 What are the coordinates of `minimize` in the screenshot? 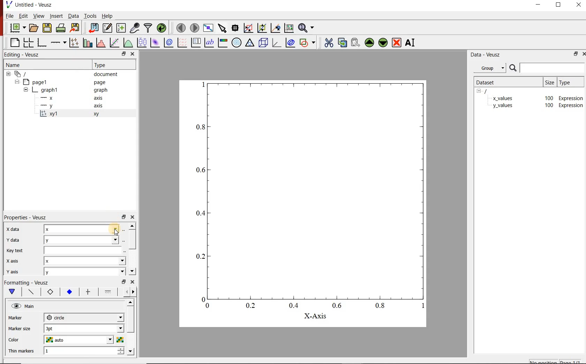 It's located at (538, 6).